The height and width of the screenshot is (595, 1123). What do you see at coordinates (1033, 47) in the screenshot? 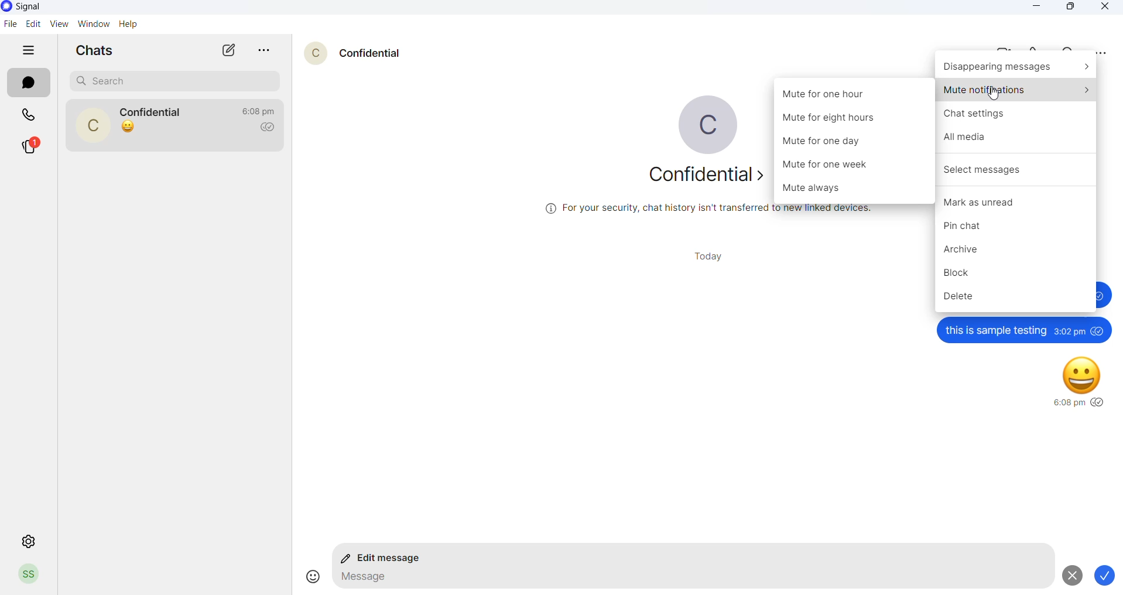
I see `voice call` at bounding box center [1033, 47].